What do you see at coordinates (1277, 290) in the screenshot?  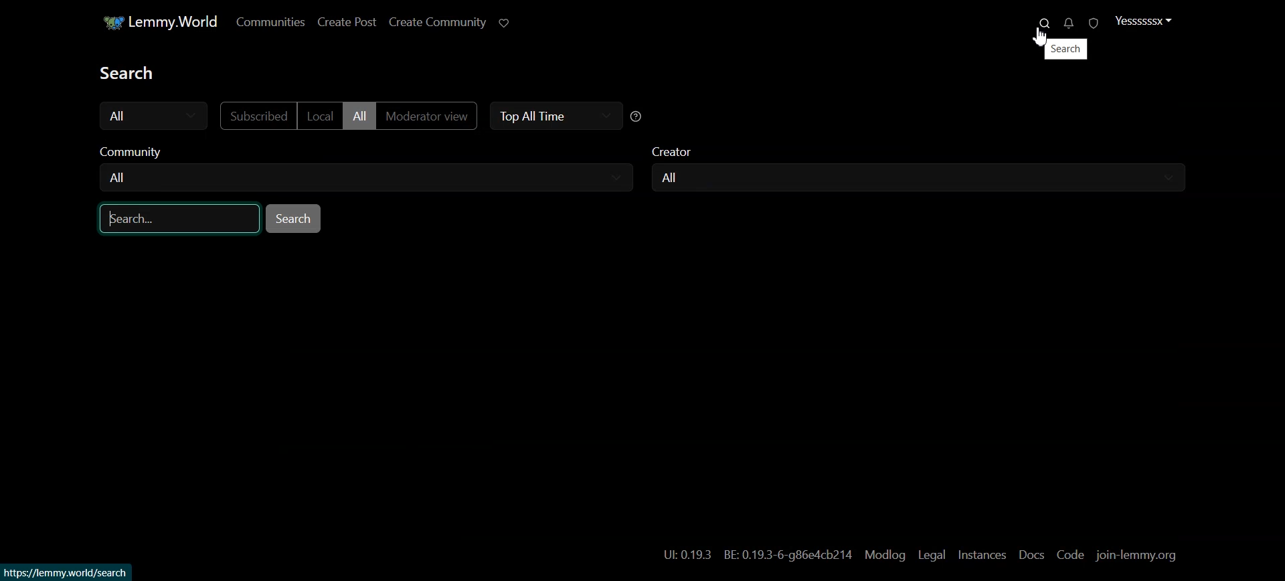 I see `Vertical scroll bar` at bounding box center [1277, 290].